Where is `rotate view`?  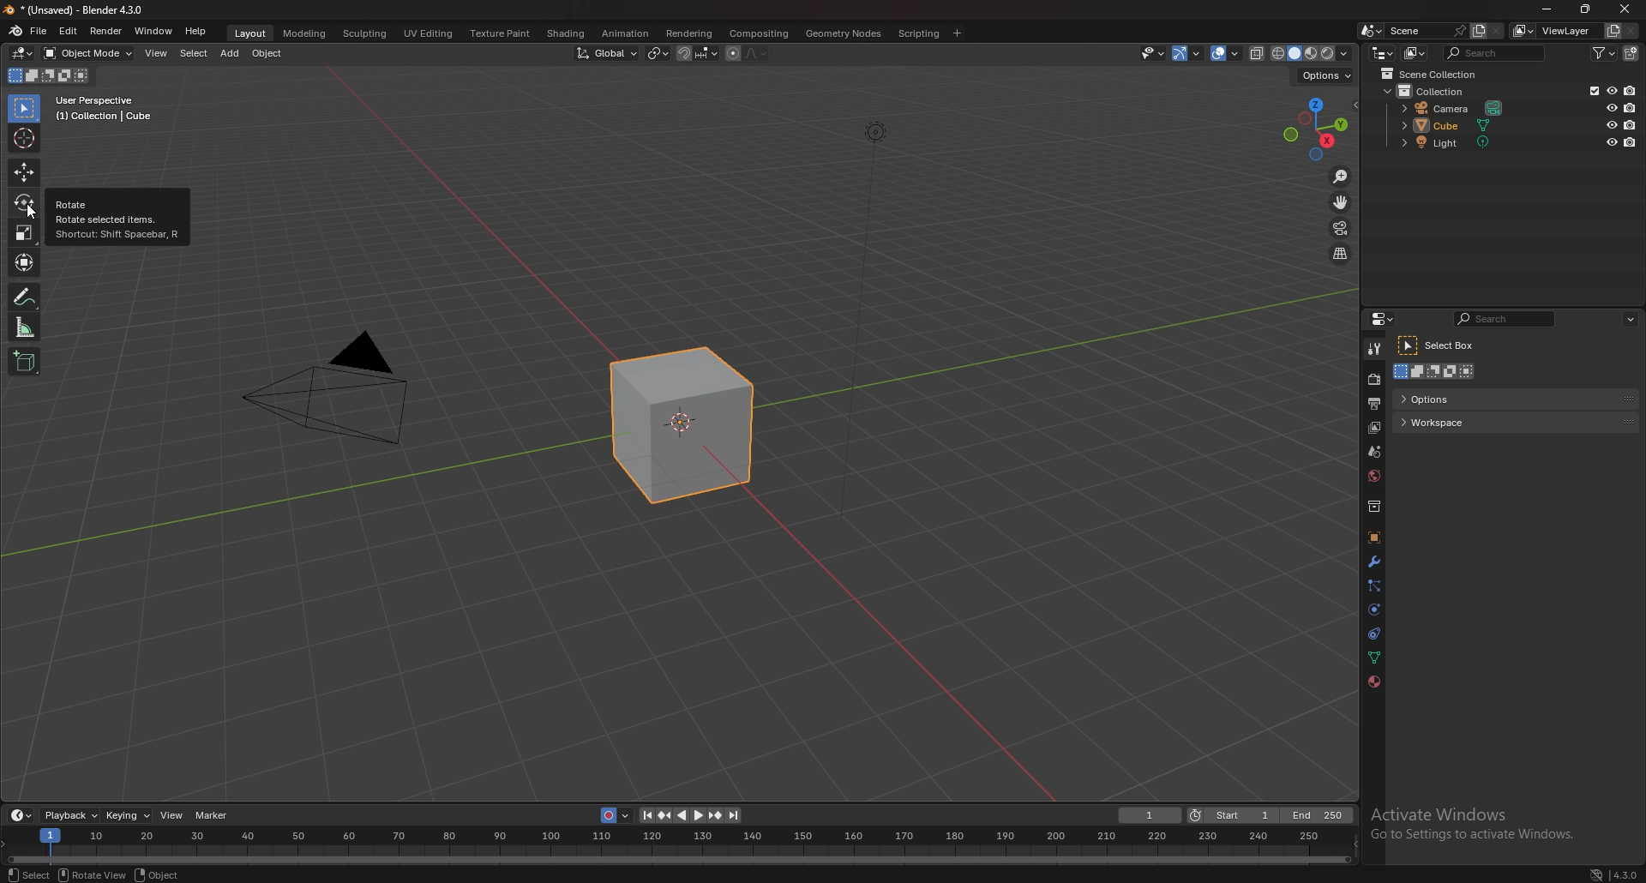 rotate view is located at coordinates (93, 874).